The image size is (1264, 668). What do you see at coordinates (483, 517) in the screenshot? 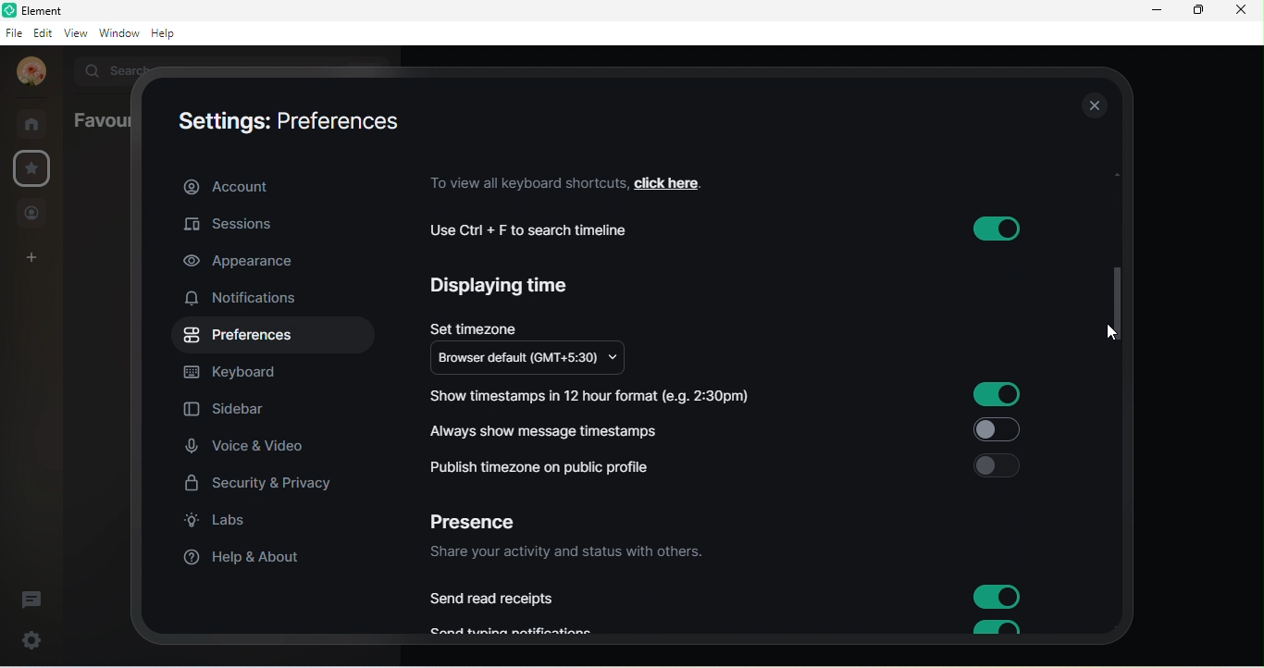
I see `presence` at bounding box center [483, 517].